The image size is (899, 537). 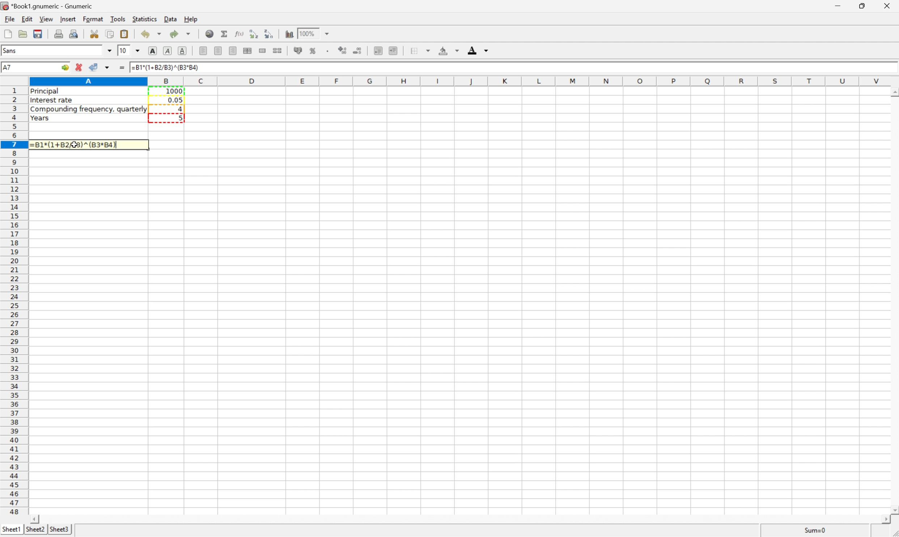 What do you see at coordinates (885, 521) in the screenshot?
I see `scroll right` at bounding box center [885, 521].